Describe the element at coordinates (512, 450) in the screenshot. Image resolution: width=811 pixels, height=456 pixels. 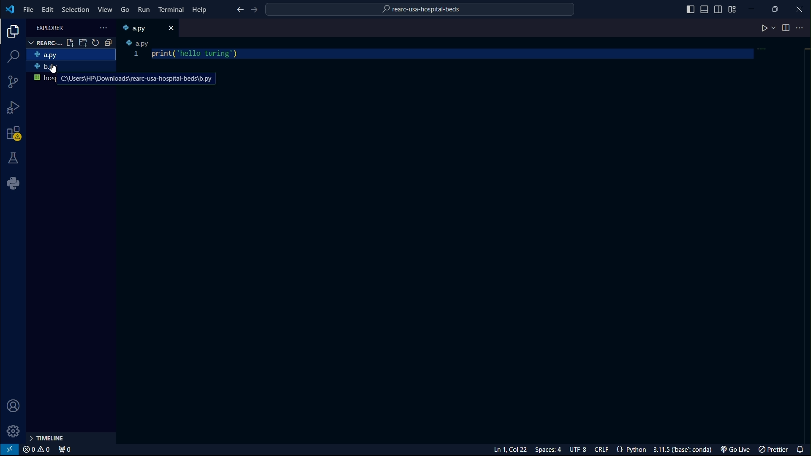
I see `Ln 1, Col 22` at that location.